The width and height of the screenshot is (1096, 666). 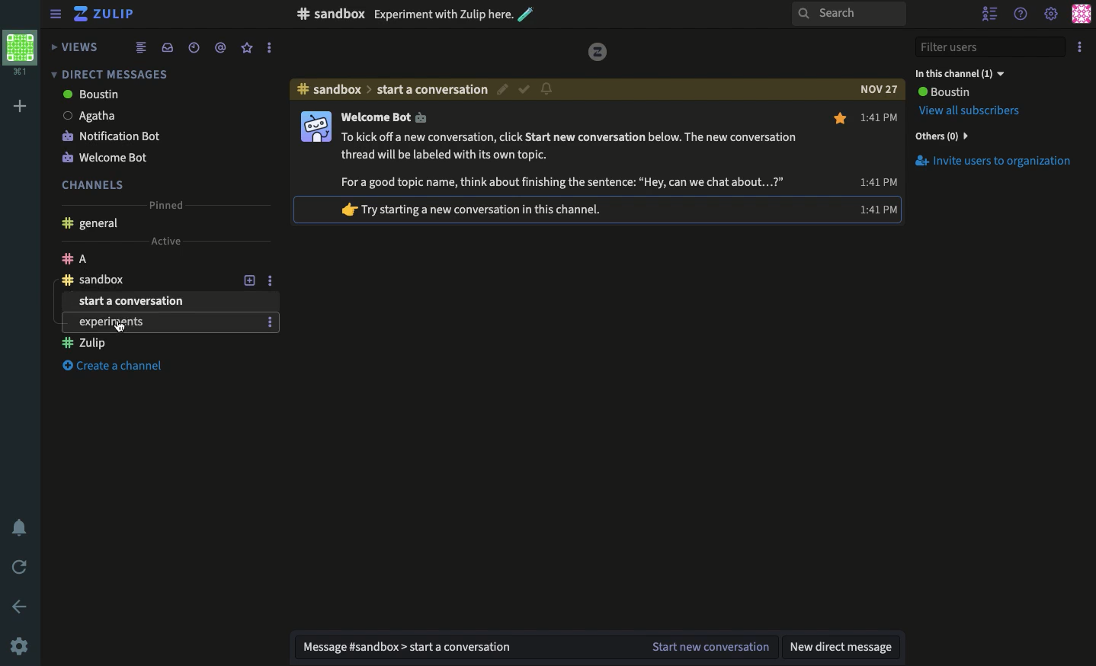 What do you see at coordinates (192, 47) in the screenshot?
I see `Time` at bounding box center [192, 47].